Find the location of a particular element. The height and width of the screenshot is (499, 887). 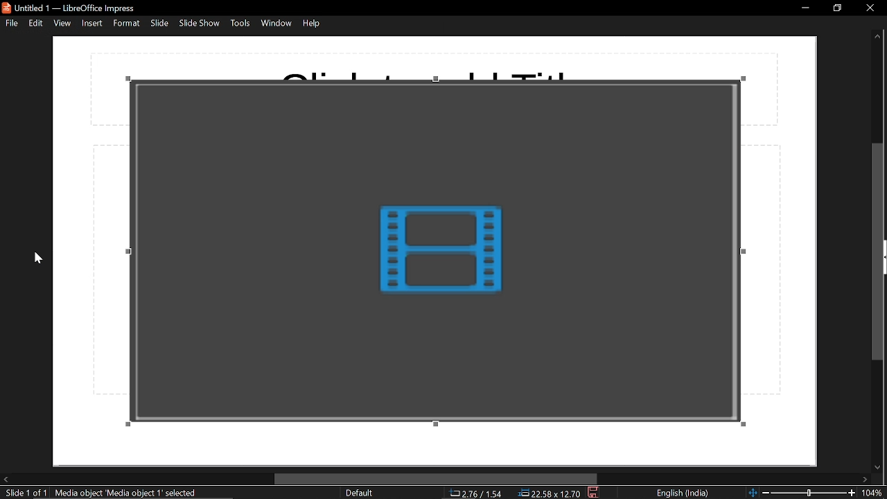

insert is located at coordinates (91, 23).